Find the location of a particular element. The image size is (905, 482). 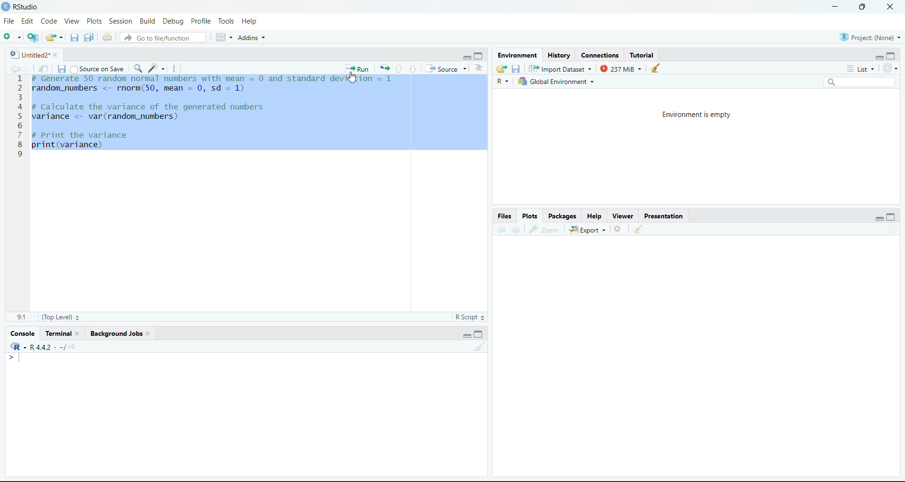

new file is located at coordinates (12, 36).